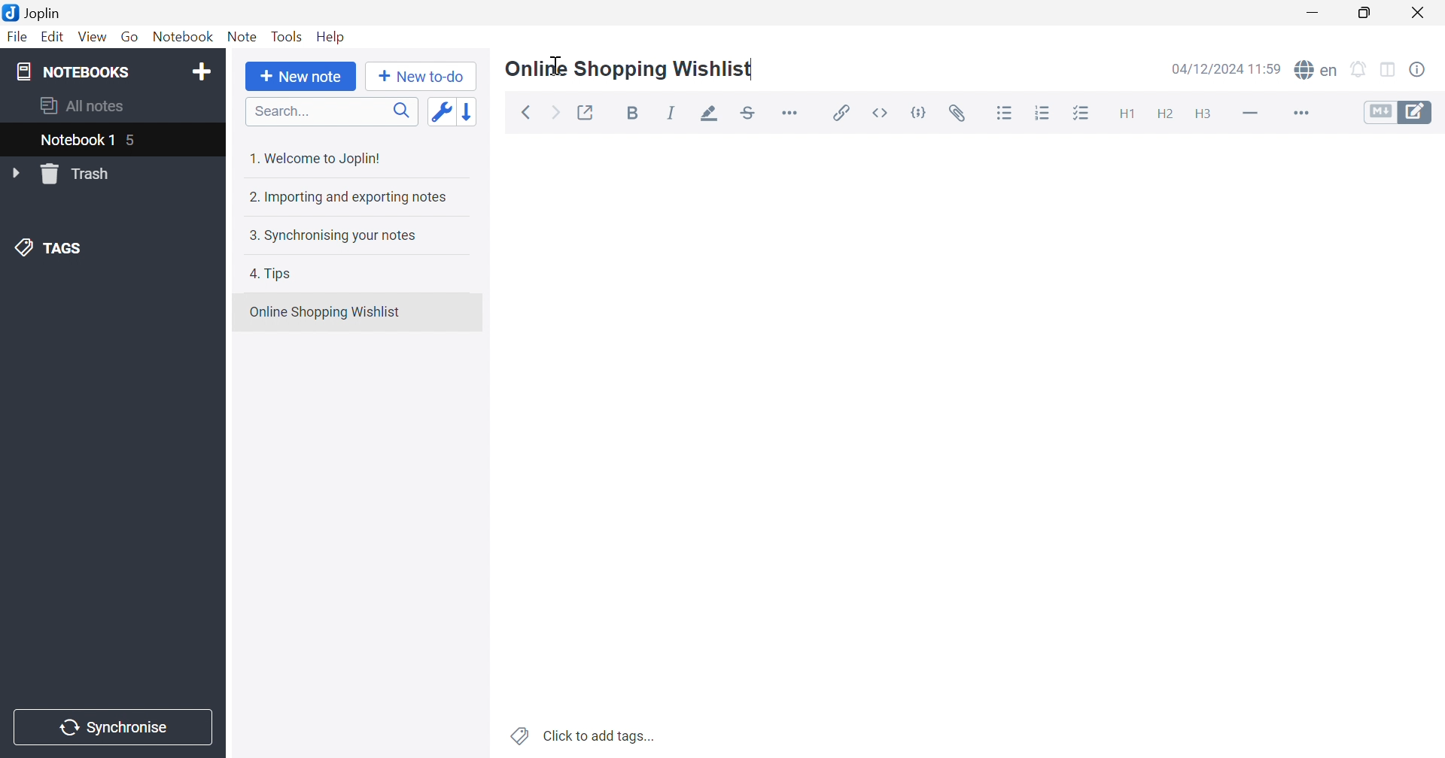 The width and height of the screenshot is (1445, 758). What do you see at coordinates (20, 38) in the screenshot?
I see `File` at bounding box center [20, 38].